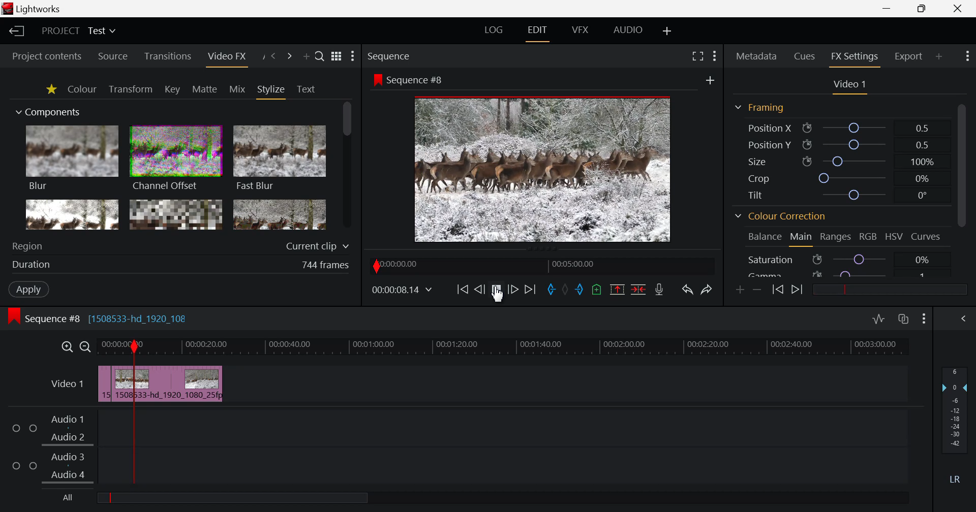 This screenshot has width=976, height=512. Describe the element at coordinates (167, 57) in the screenshot. I see `Transitions` at that location.